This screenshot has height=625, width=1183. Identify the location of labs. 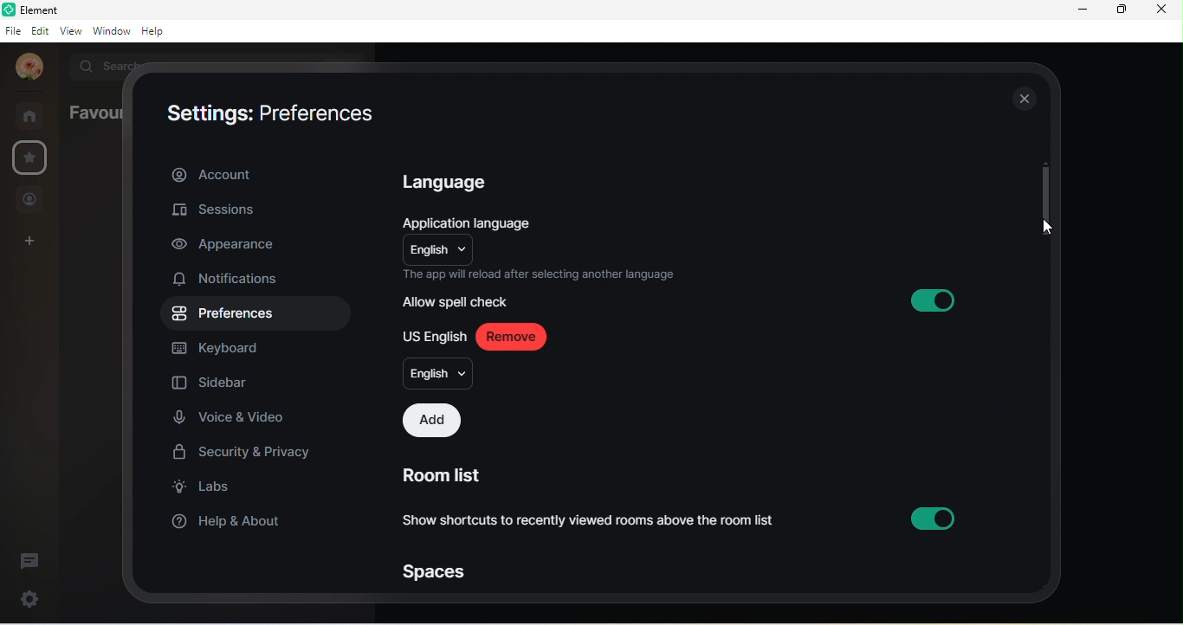
(211, 491).